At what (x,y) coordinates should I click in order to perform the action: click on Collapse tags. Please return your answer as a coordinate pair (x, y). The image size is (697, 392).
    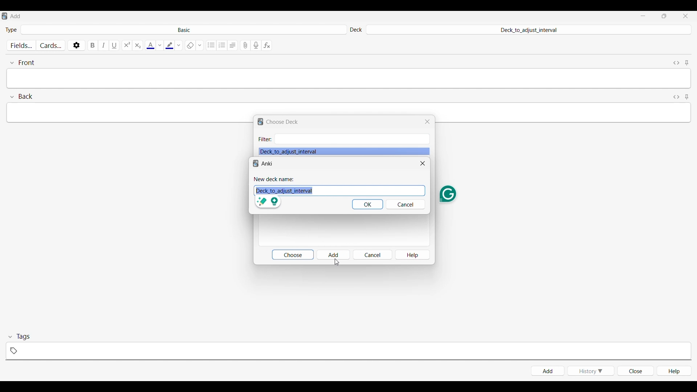
    Looking at the image, I should click on (19, 337).